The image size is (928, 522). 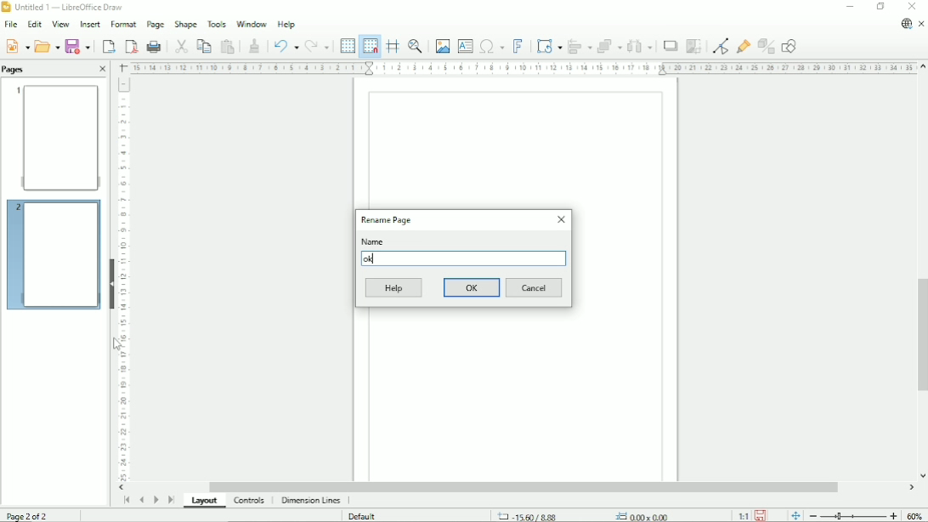 What do you see at coordinates (156, 500) in the screenshot?
I see `Scroll to next page` at bounding box center [156, 500].